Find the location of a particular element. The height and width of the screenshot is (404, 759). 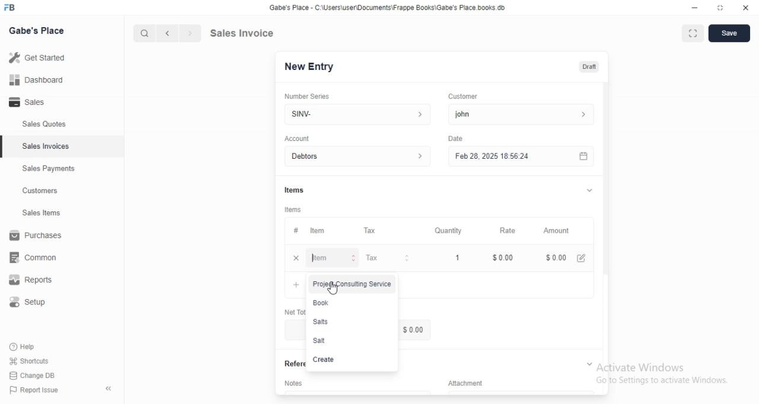

Create is located at coordinates (344, 360).